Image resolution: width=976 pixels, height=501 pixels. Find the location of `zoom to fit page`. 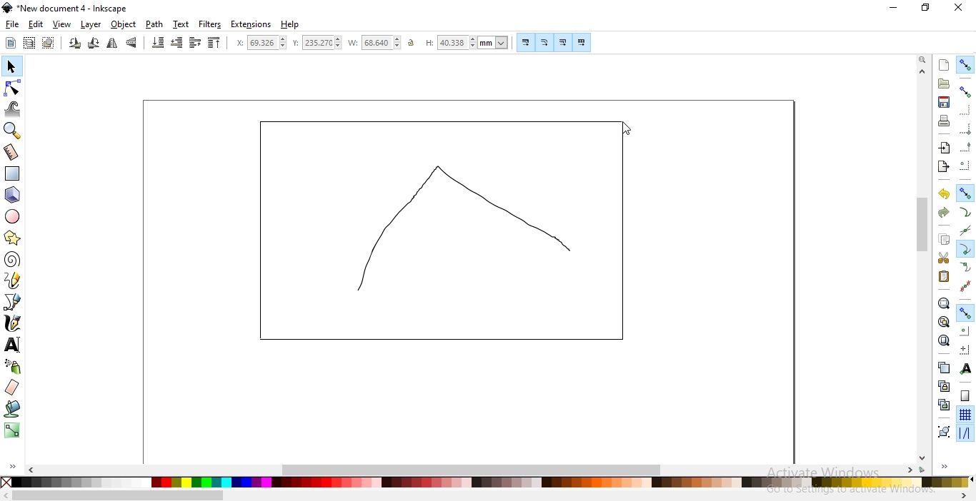

zoom to fit page is located at coordinates (943, 340).